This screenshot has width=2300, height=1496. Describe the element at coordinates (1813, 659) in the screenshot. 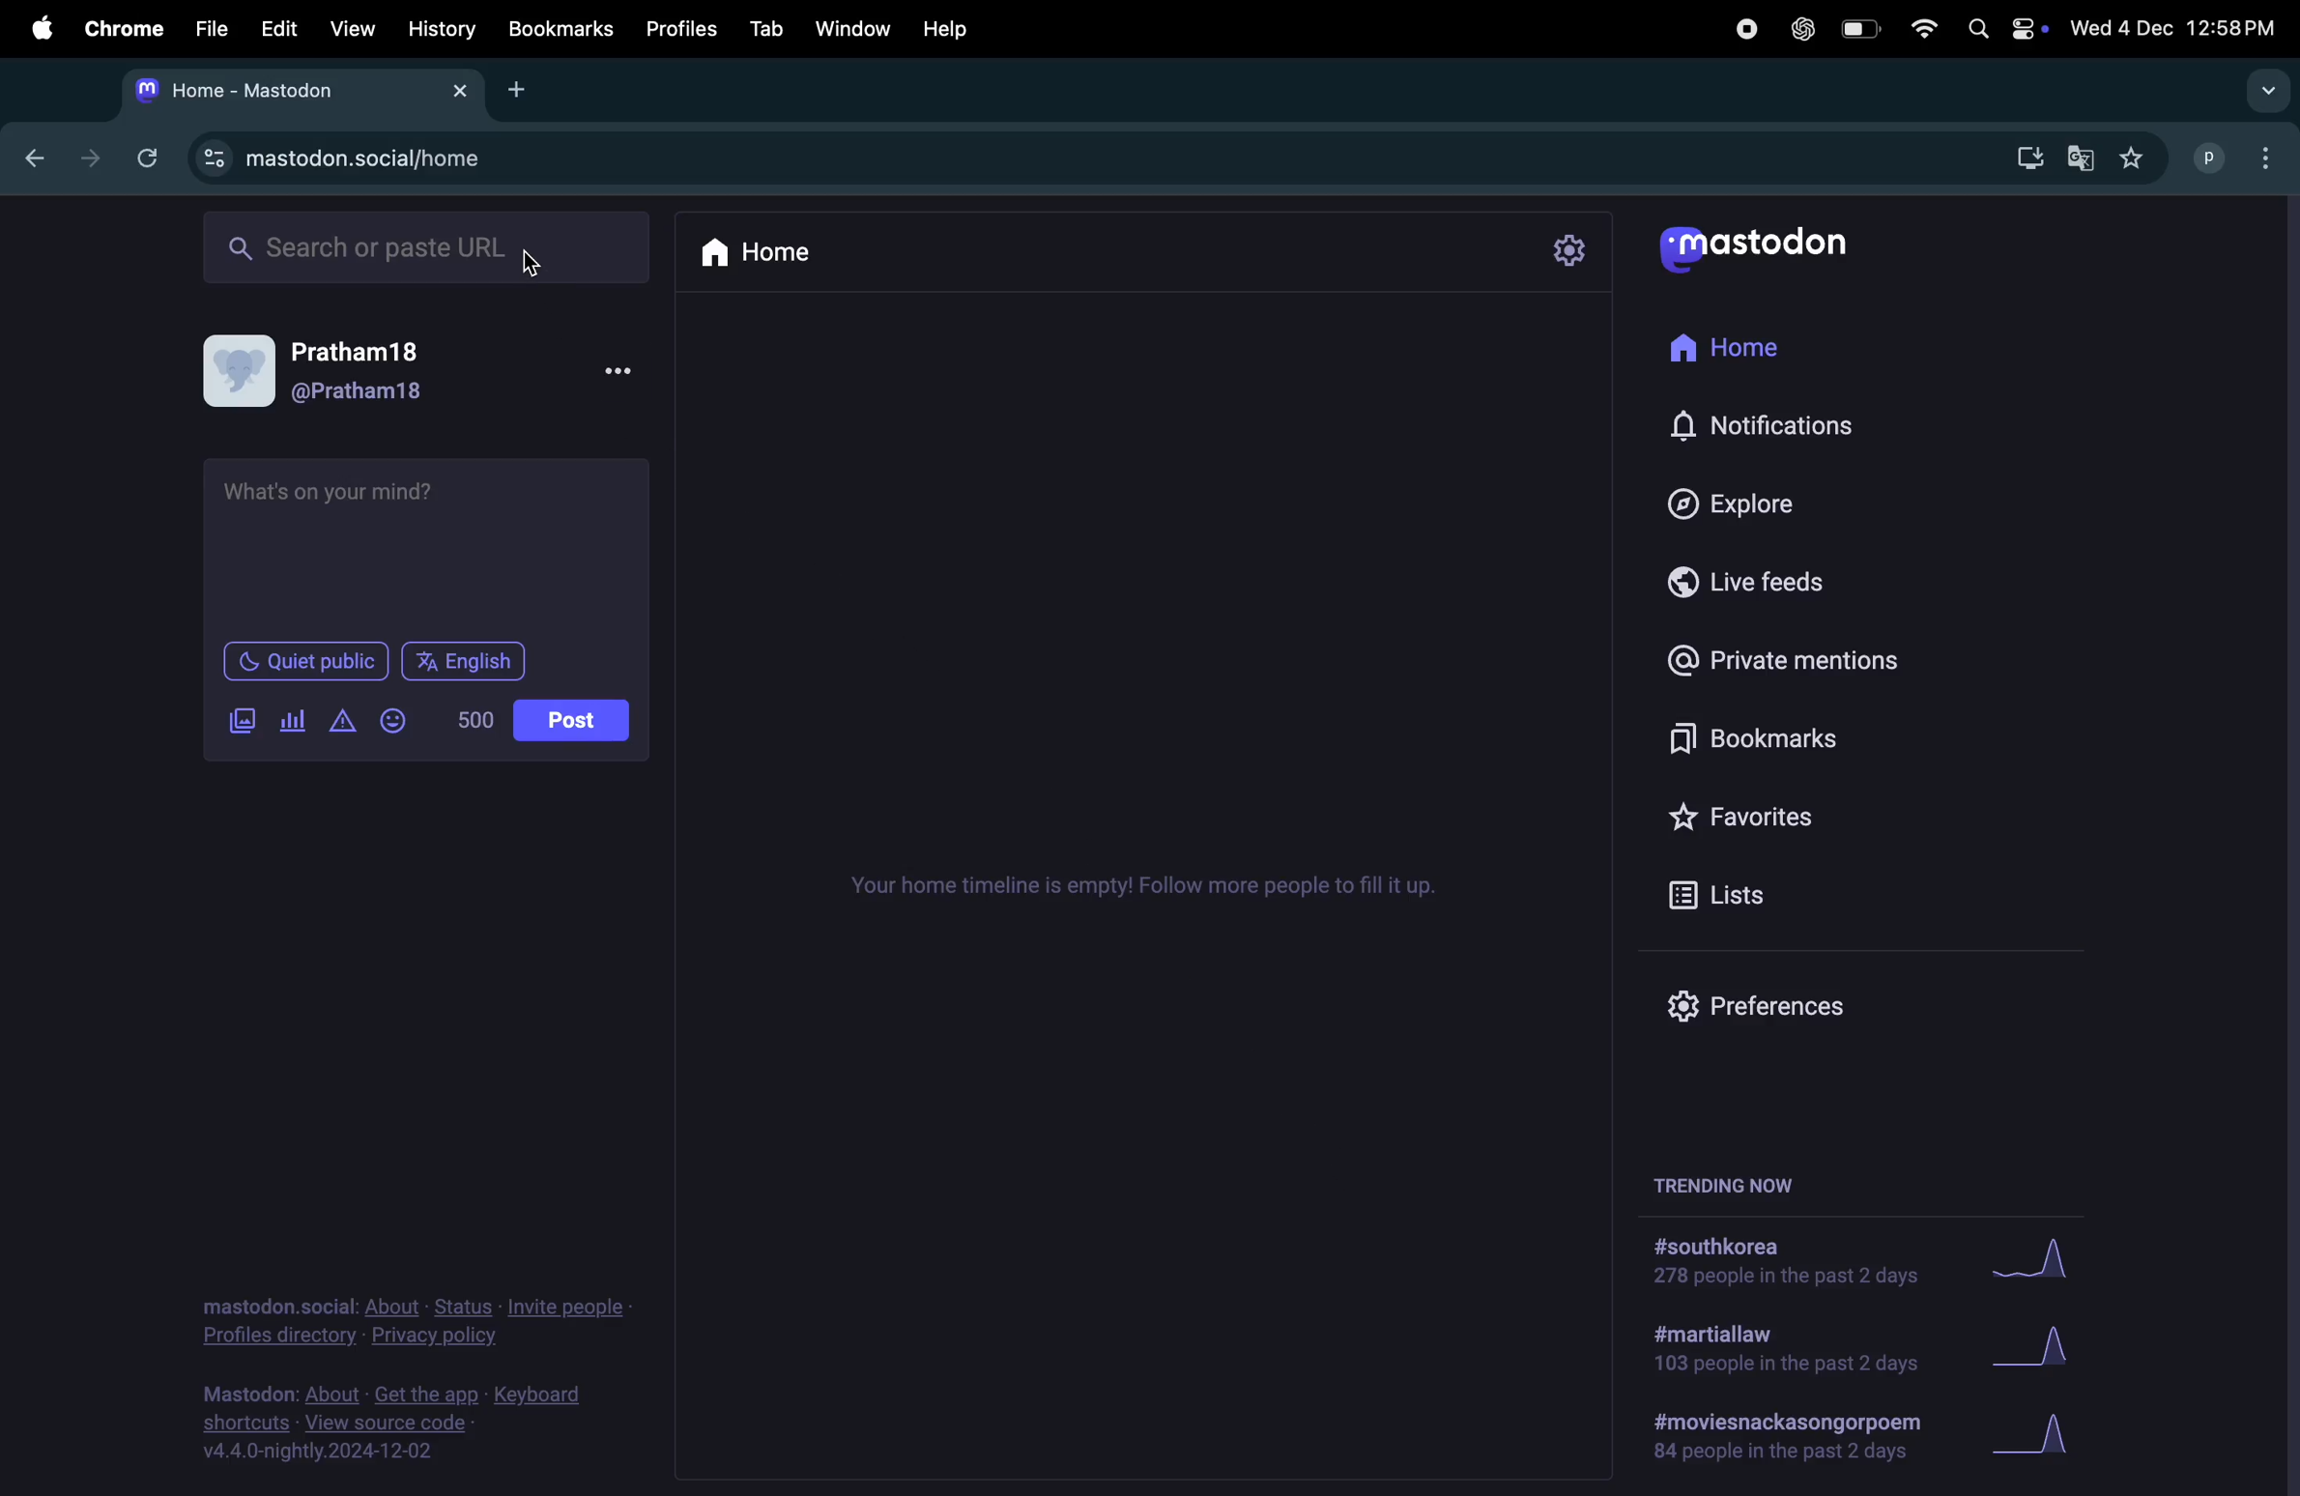

I see `private mentions` at that location.